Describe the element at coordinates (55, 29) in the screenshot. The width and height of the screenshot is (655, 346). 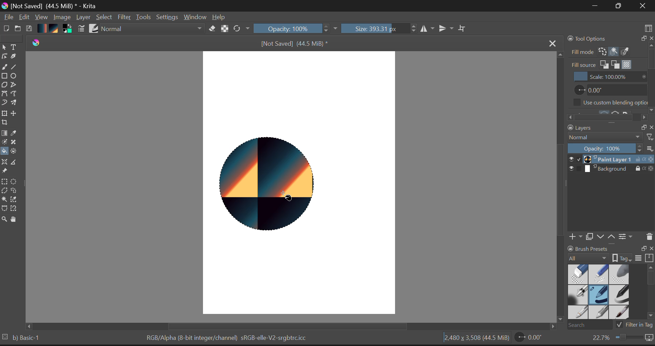
I see `Pattern` at that location.